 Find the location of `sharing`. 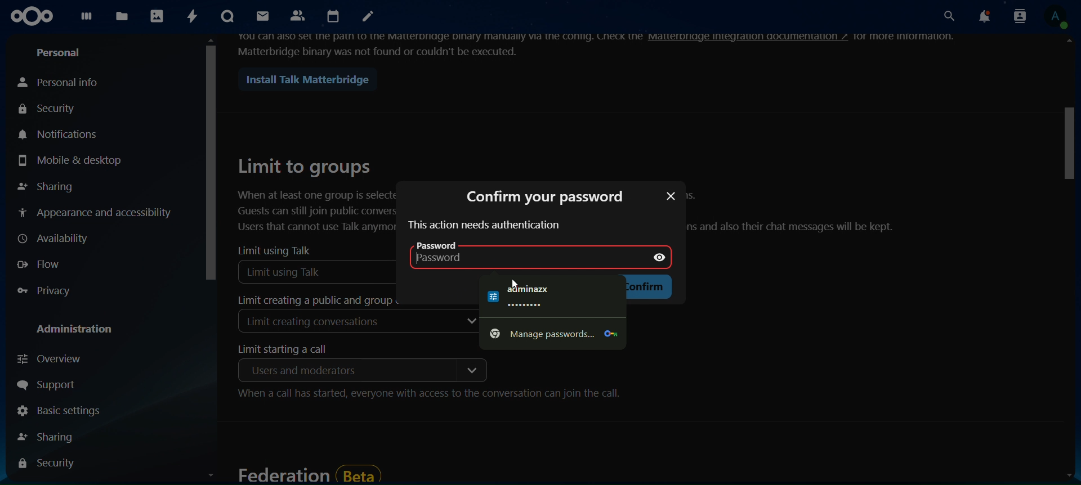

sharing is located at coordinates (46, 187).